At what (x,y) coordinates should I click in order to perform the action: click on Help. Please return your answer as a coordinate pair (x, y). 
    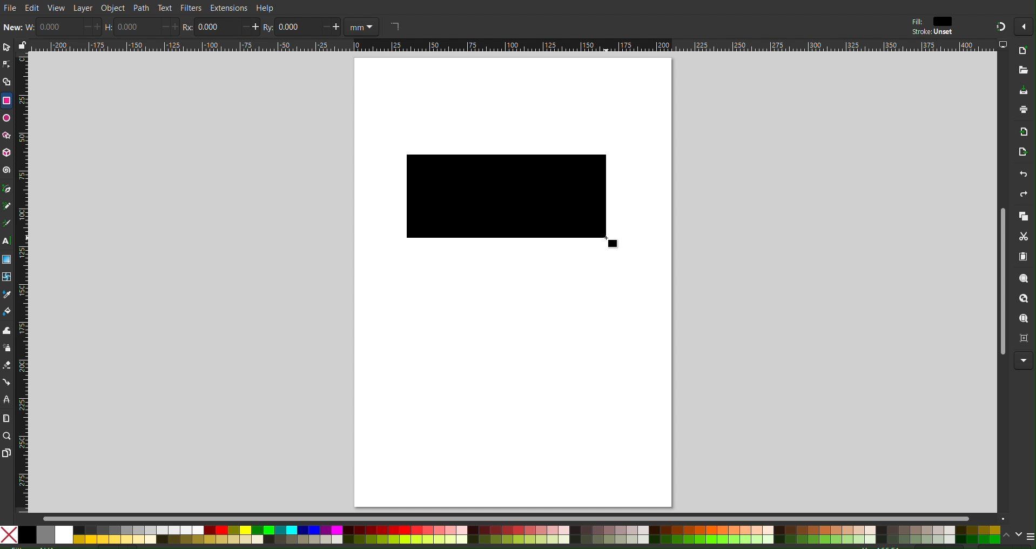
    Looking at the image, I should click on (267, 7).